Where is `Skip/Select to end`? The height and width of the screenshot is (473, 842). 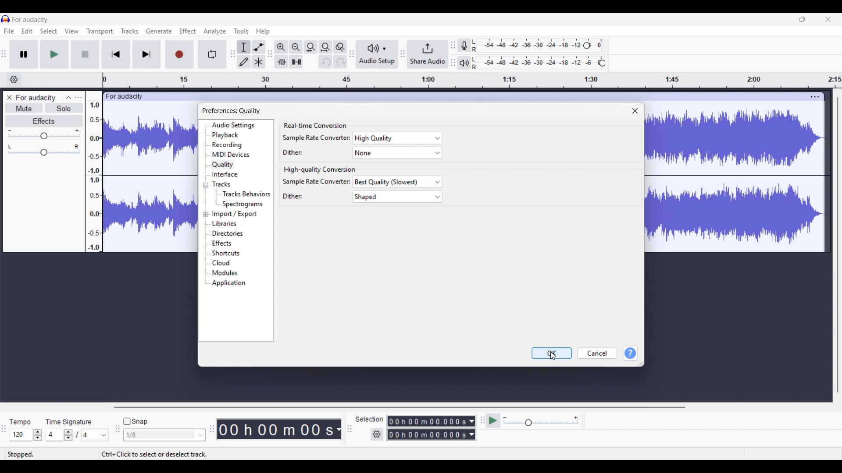
Skip/Select to end is located at coordinates (146, 54).